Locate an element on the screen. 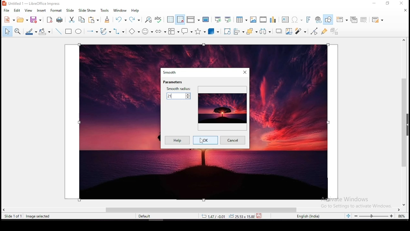 This screenshot has height=231, width=410. delete slide is located at coordinates (364, 20).